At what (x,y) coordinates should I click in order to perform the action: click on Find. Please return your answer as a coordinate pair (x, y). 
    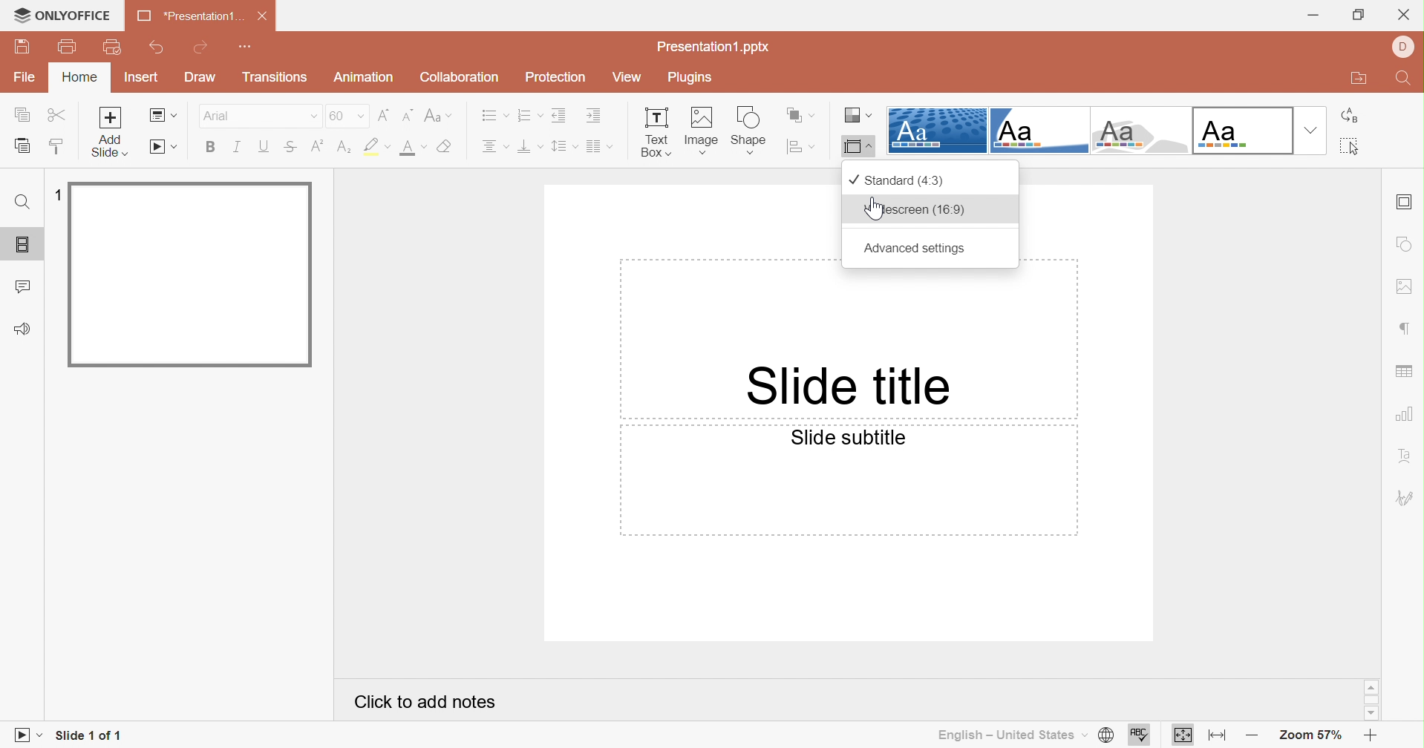
    Looking at the image, I should click on (23, 203).